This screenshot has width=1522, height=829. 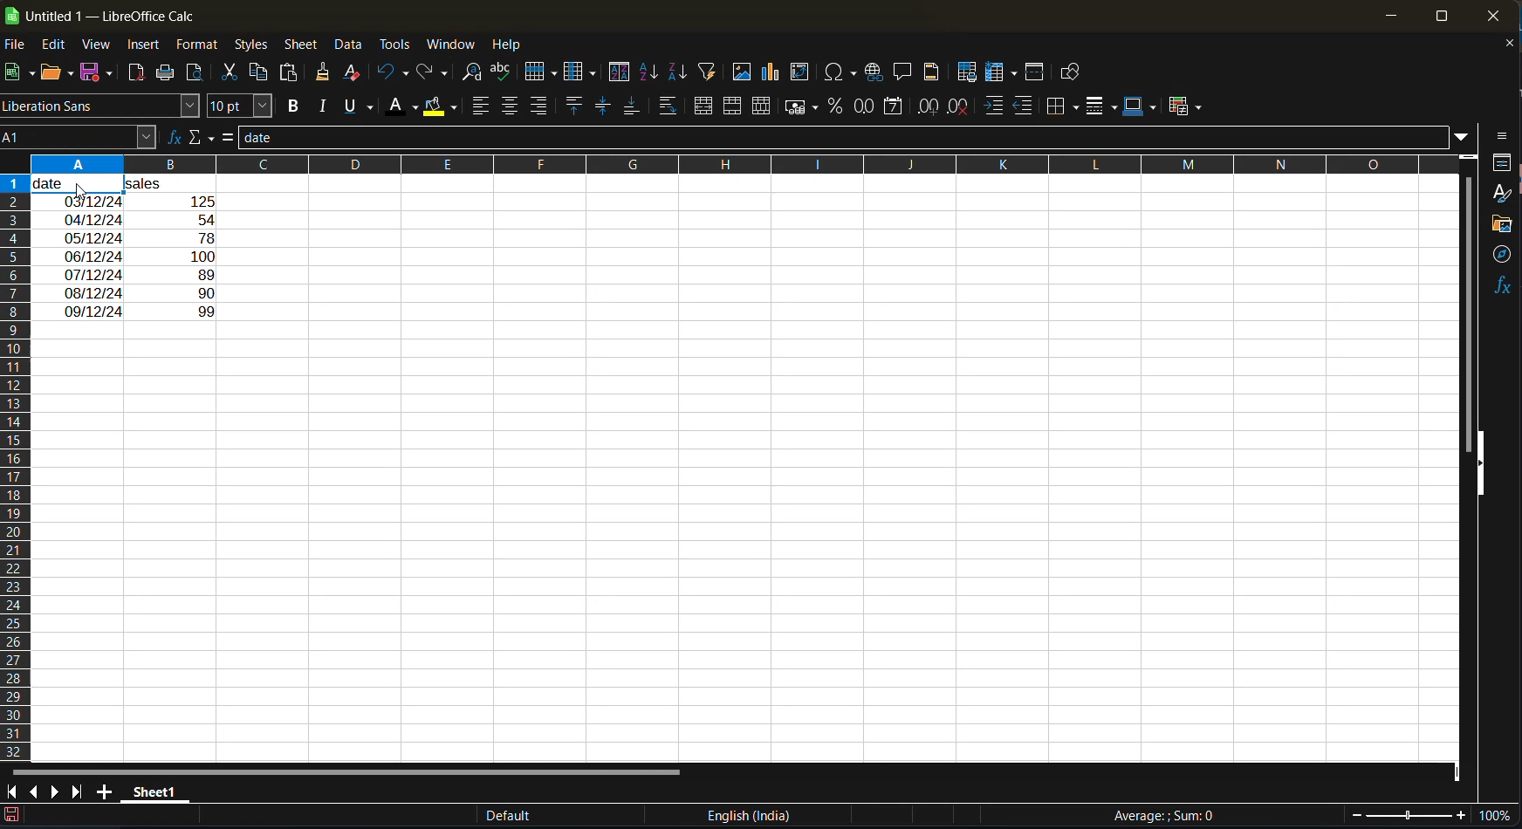 What do you see at coordinates (1502, 165) in the screenshot?
I see `properties` at bounding box center [1502, 165].